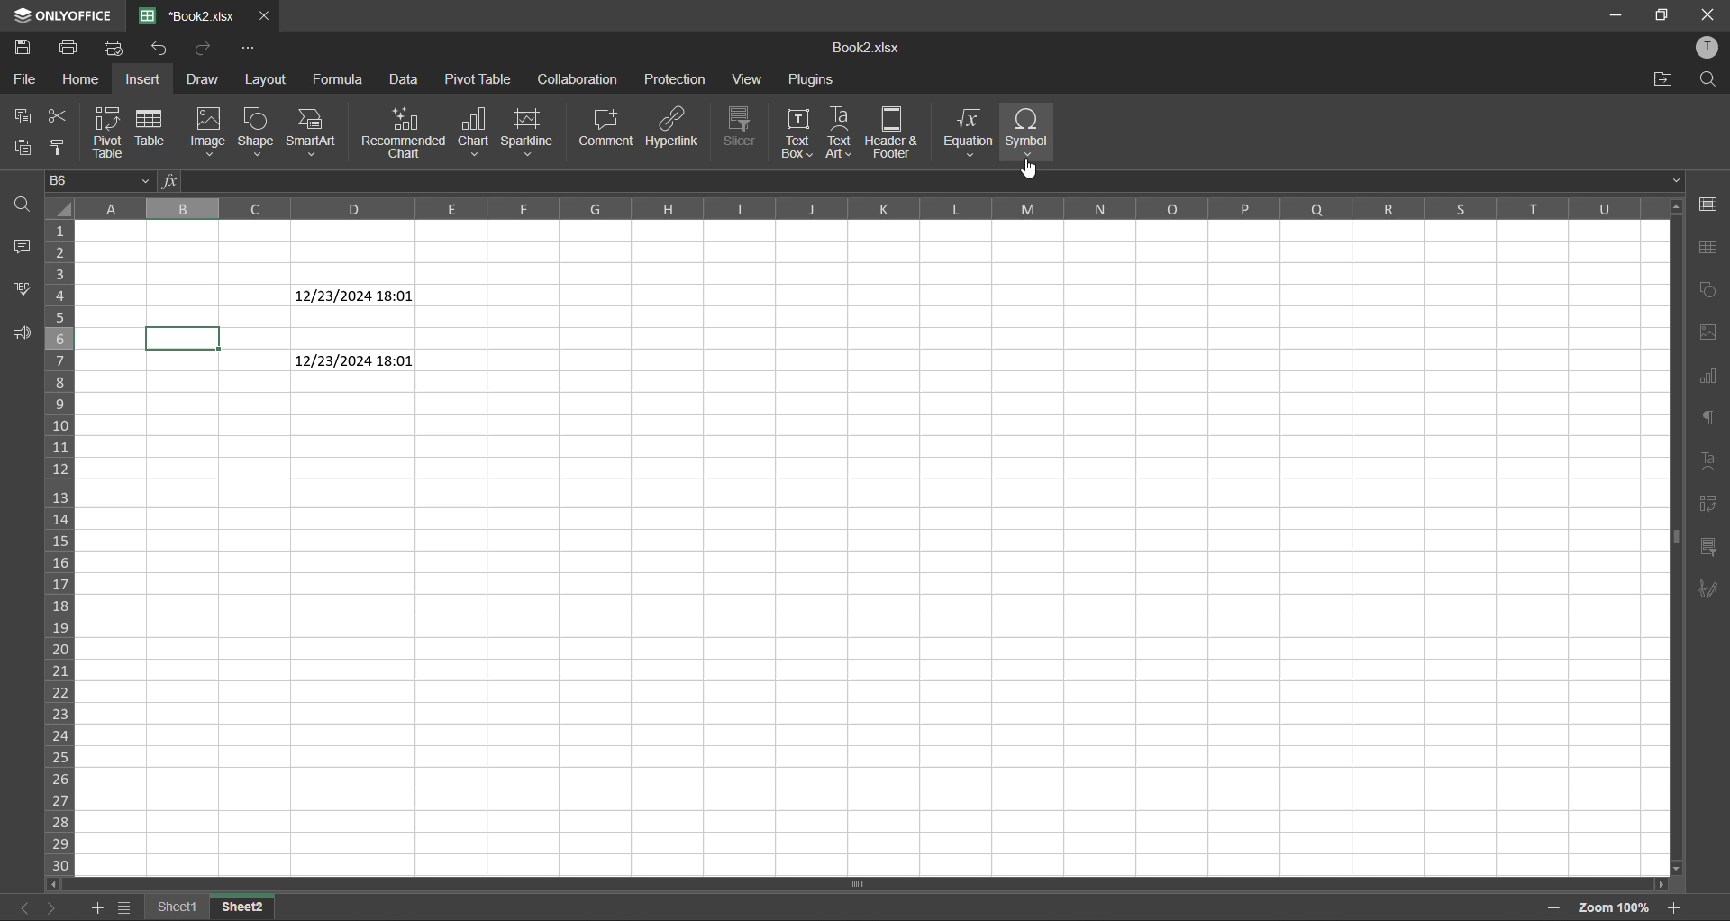 The height and width of the screenshot is (921, 1730). What do you see at coordinates (1713, 461) in the screenshot?
I see `text` at bounding box center [1713, 461].